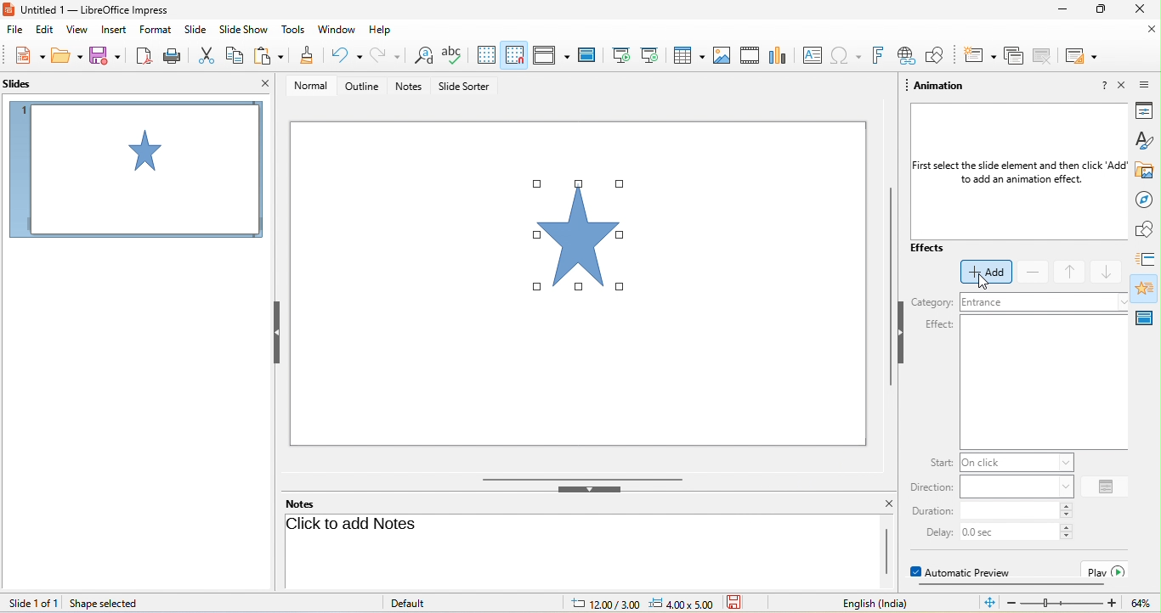  I want to click on close notes, so click(889, 504).